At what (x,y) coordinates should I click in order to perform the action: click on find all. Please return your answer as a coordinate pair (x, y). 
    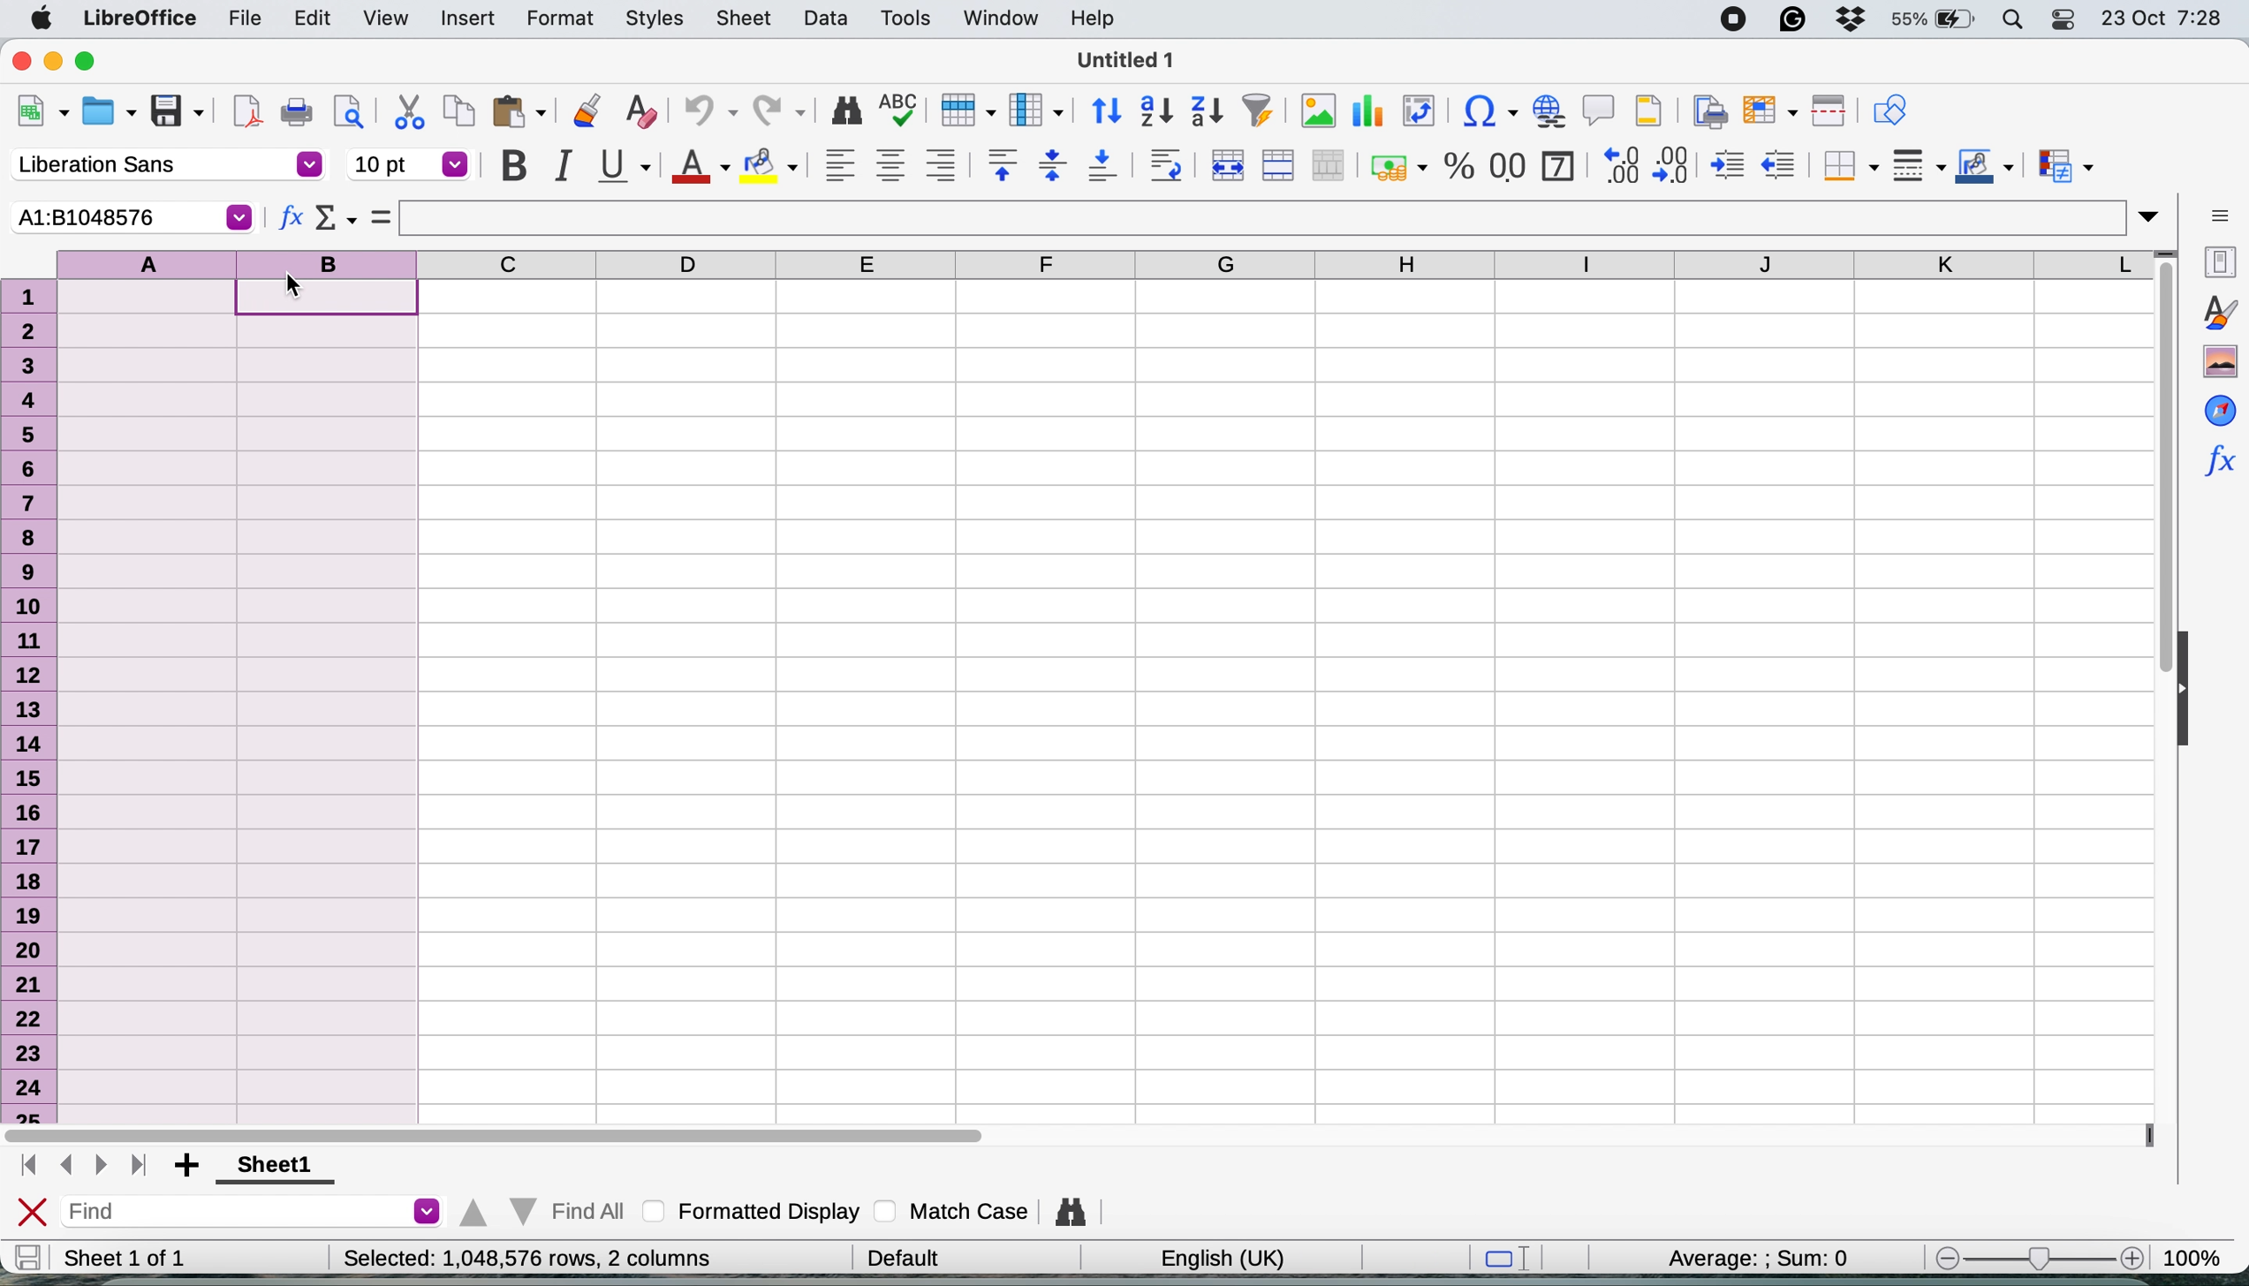
    Looking at the image, I should click on (545, 1214).